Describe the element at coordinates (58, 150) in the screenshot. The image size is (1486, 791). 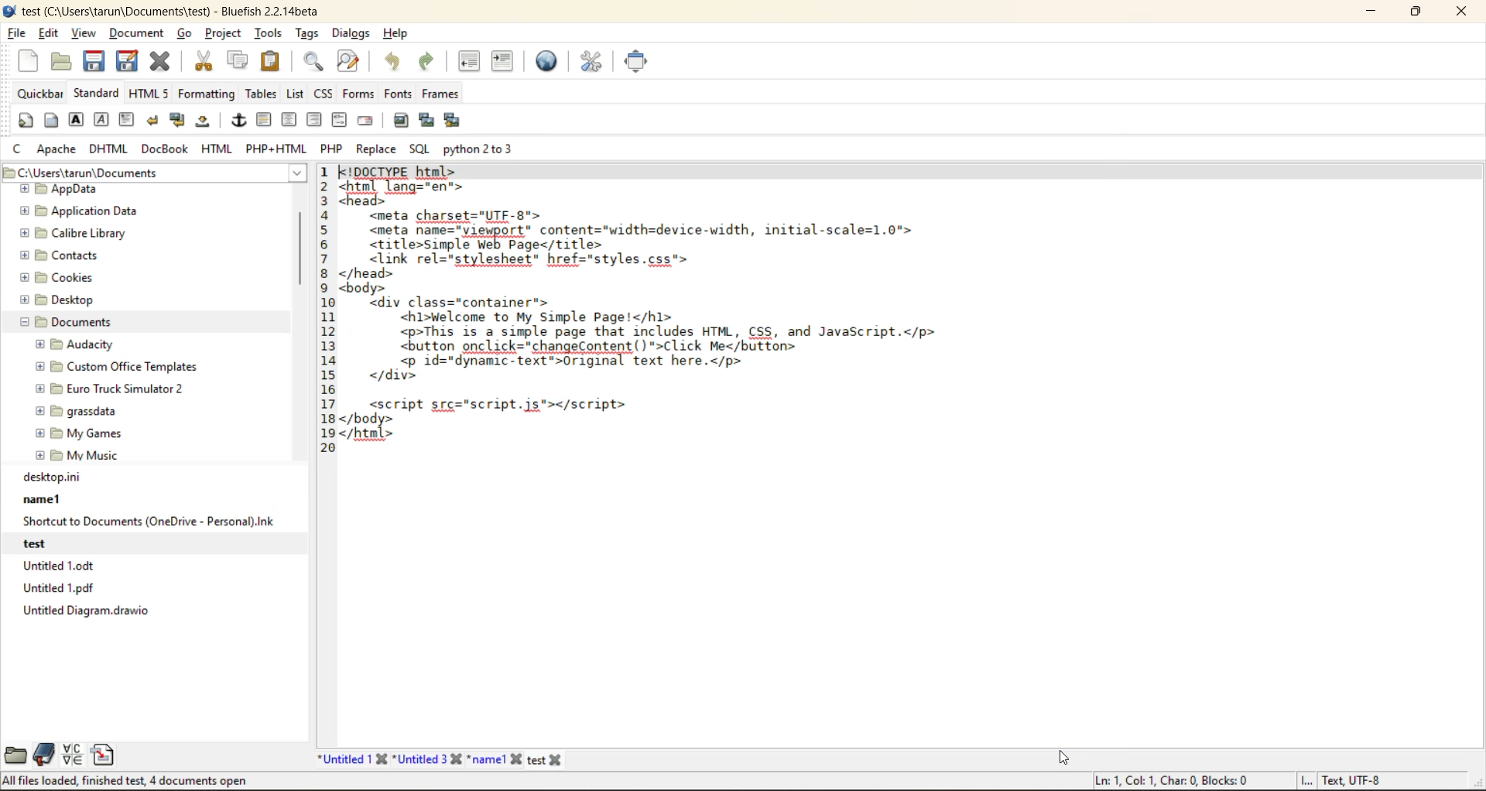
I see `apache` at that location.